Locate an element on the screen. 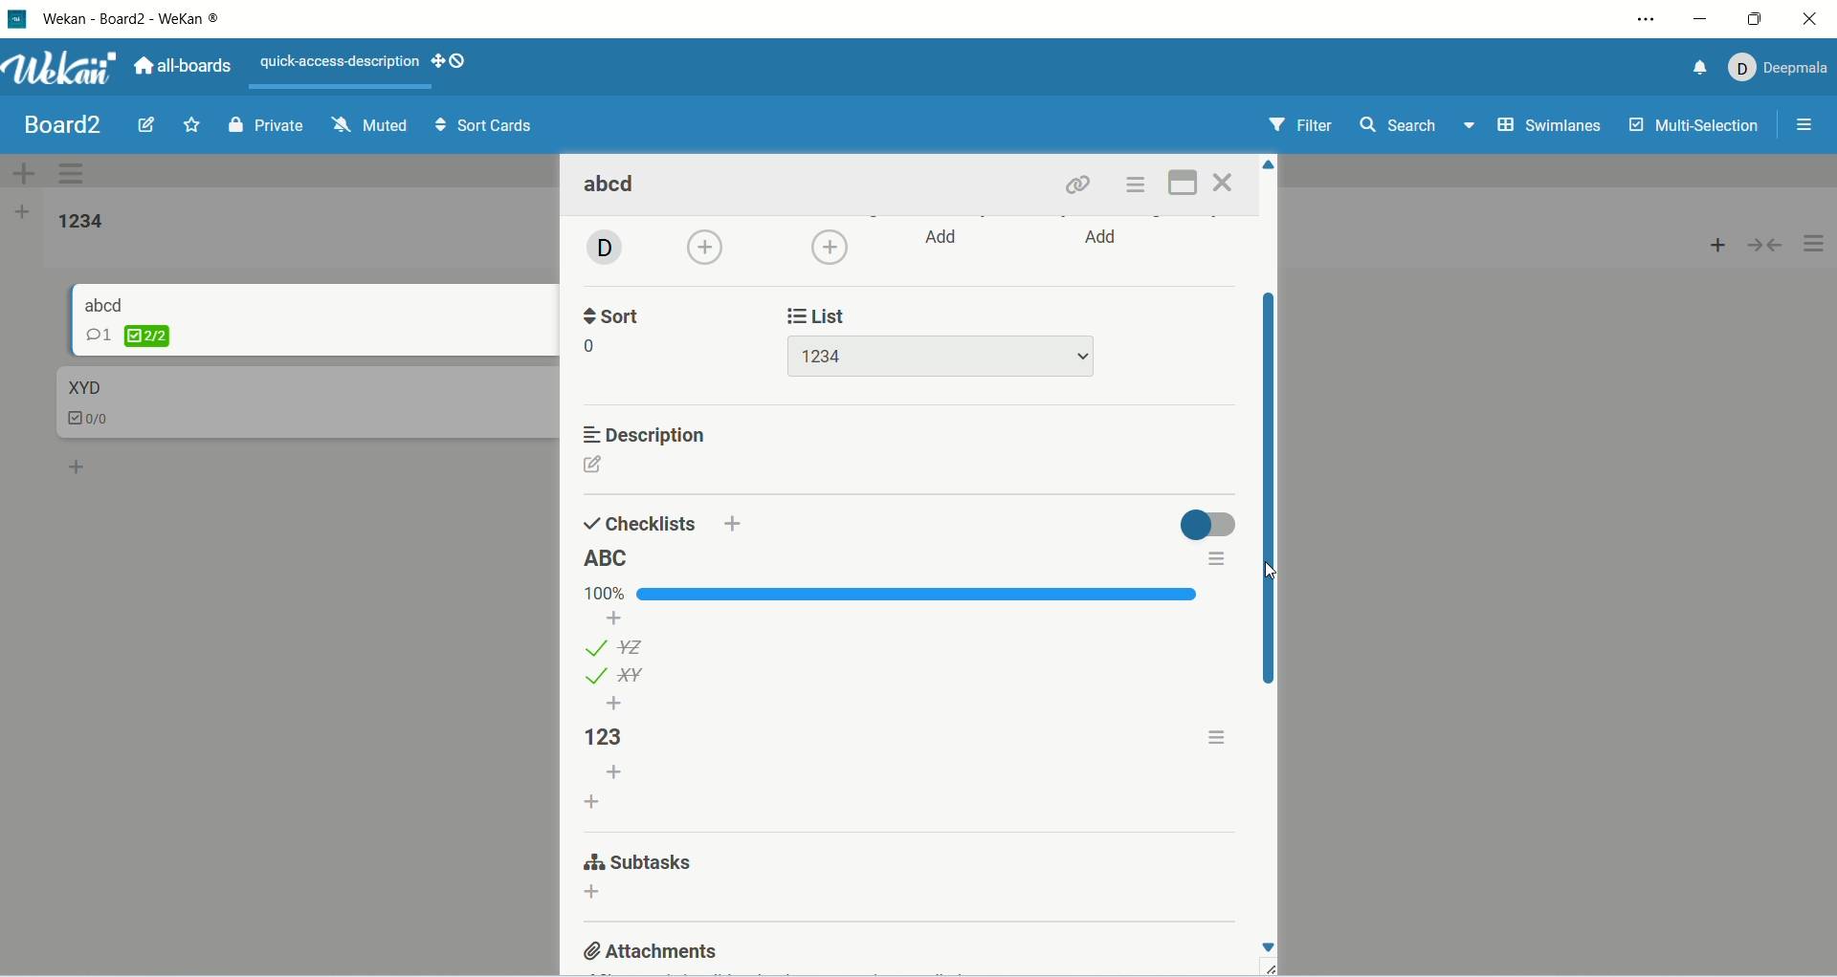 This screenshot has width=1837, height=977. close is located at coordinates (1802, 21).